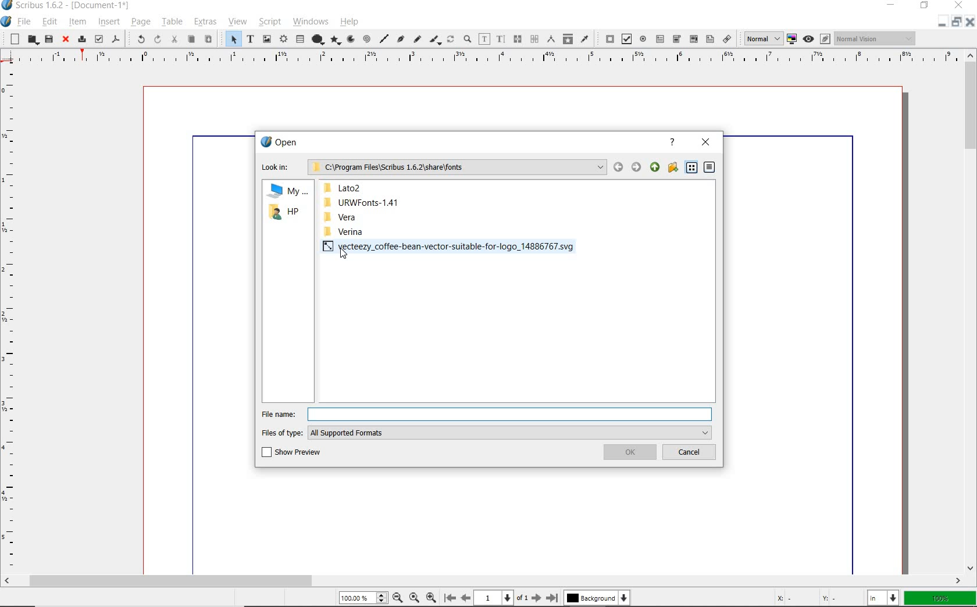 The image size is (977, 607). Describe the element at coordinates (552, 39) in the screenshot. I see `measurements` at that location.